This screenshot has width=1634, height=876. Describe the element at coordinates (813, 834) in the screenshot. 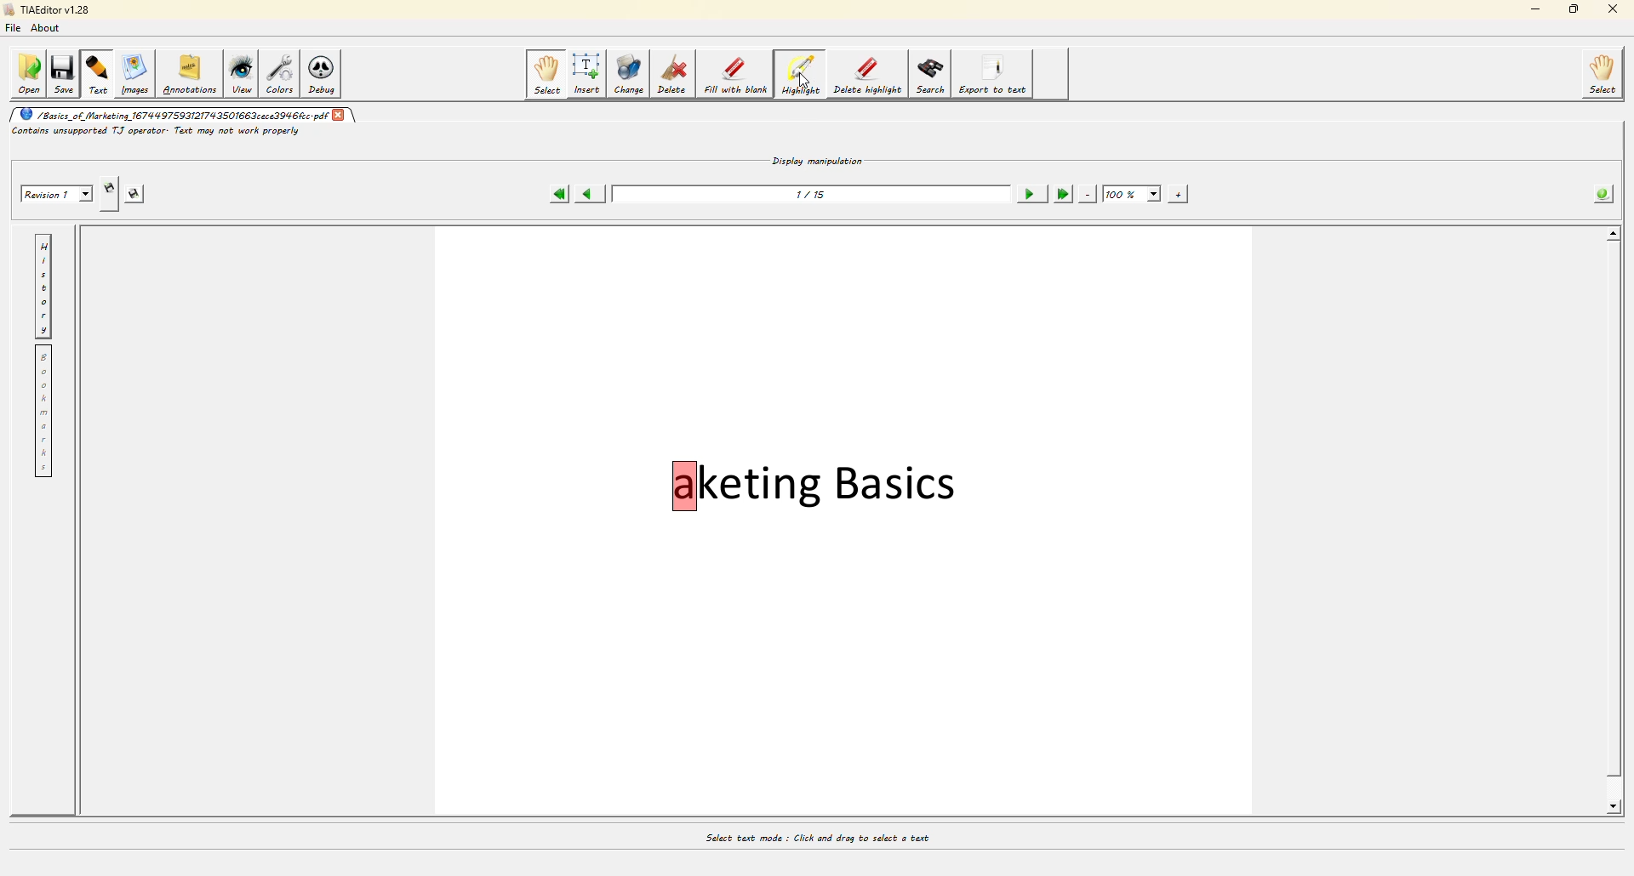

I see `select text mode: click and drag to select` at that location.